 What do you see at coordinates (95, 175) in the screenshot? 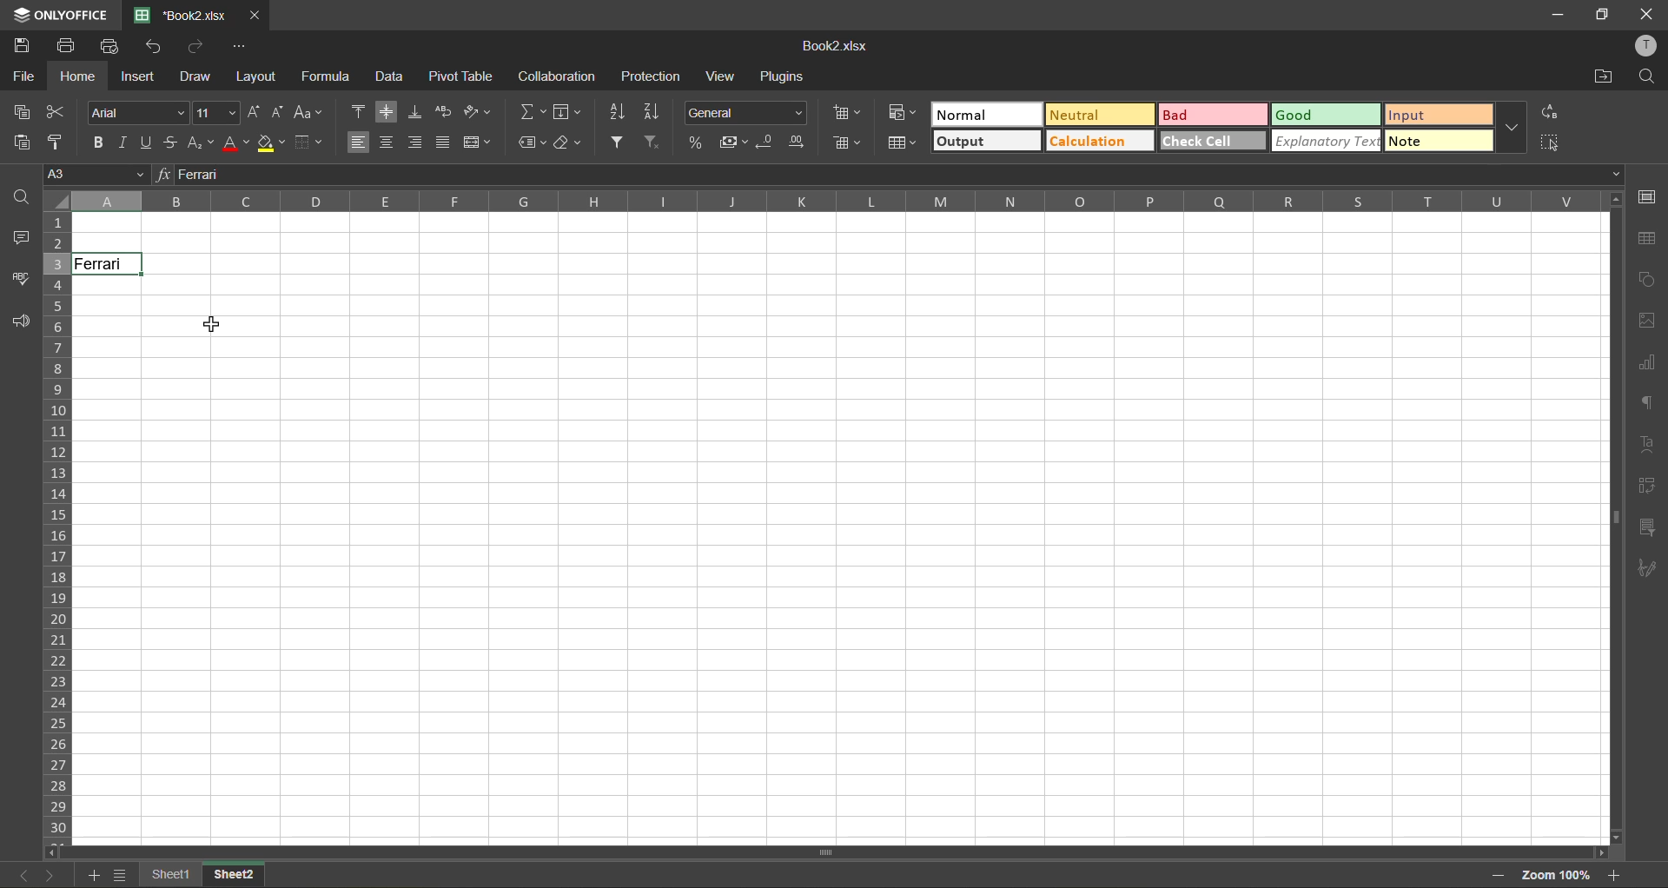
I see `cell address` at bounding box center [95, 175].